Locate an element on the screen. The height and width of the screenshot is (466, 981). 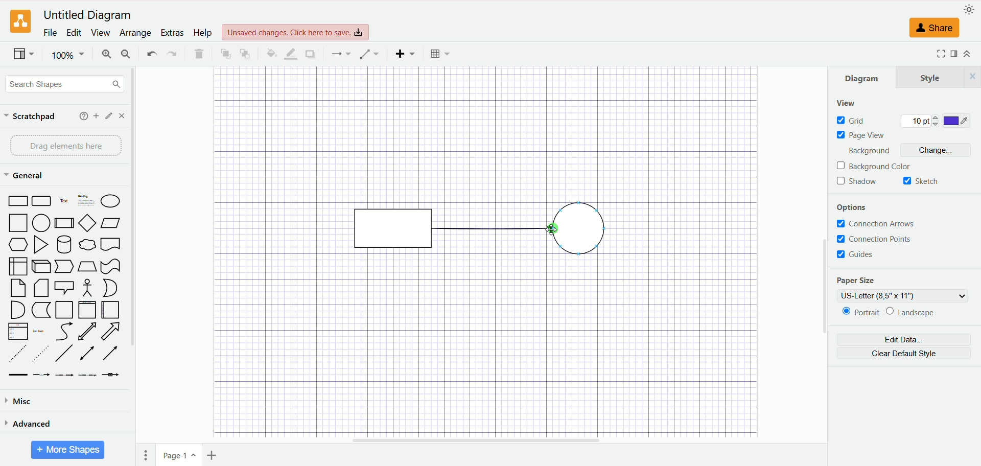
Parallelogram is located at coordinates (110, 223).